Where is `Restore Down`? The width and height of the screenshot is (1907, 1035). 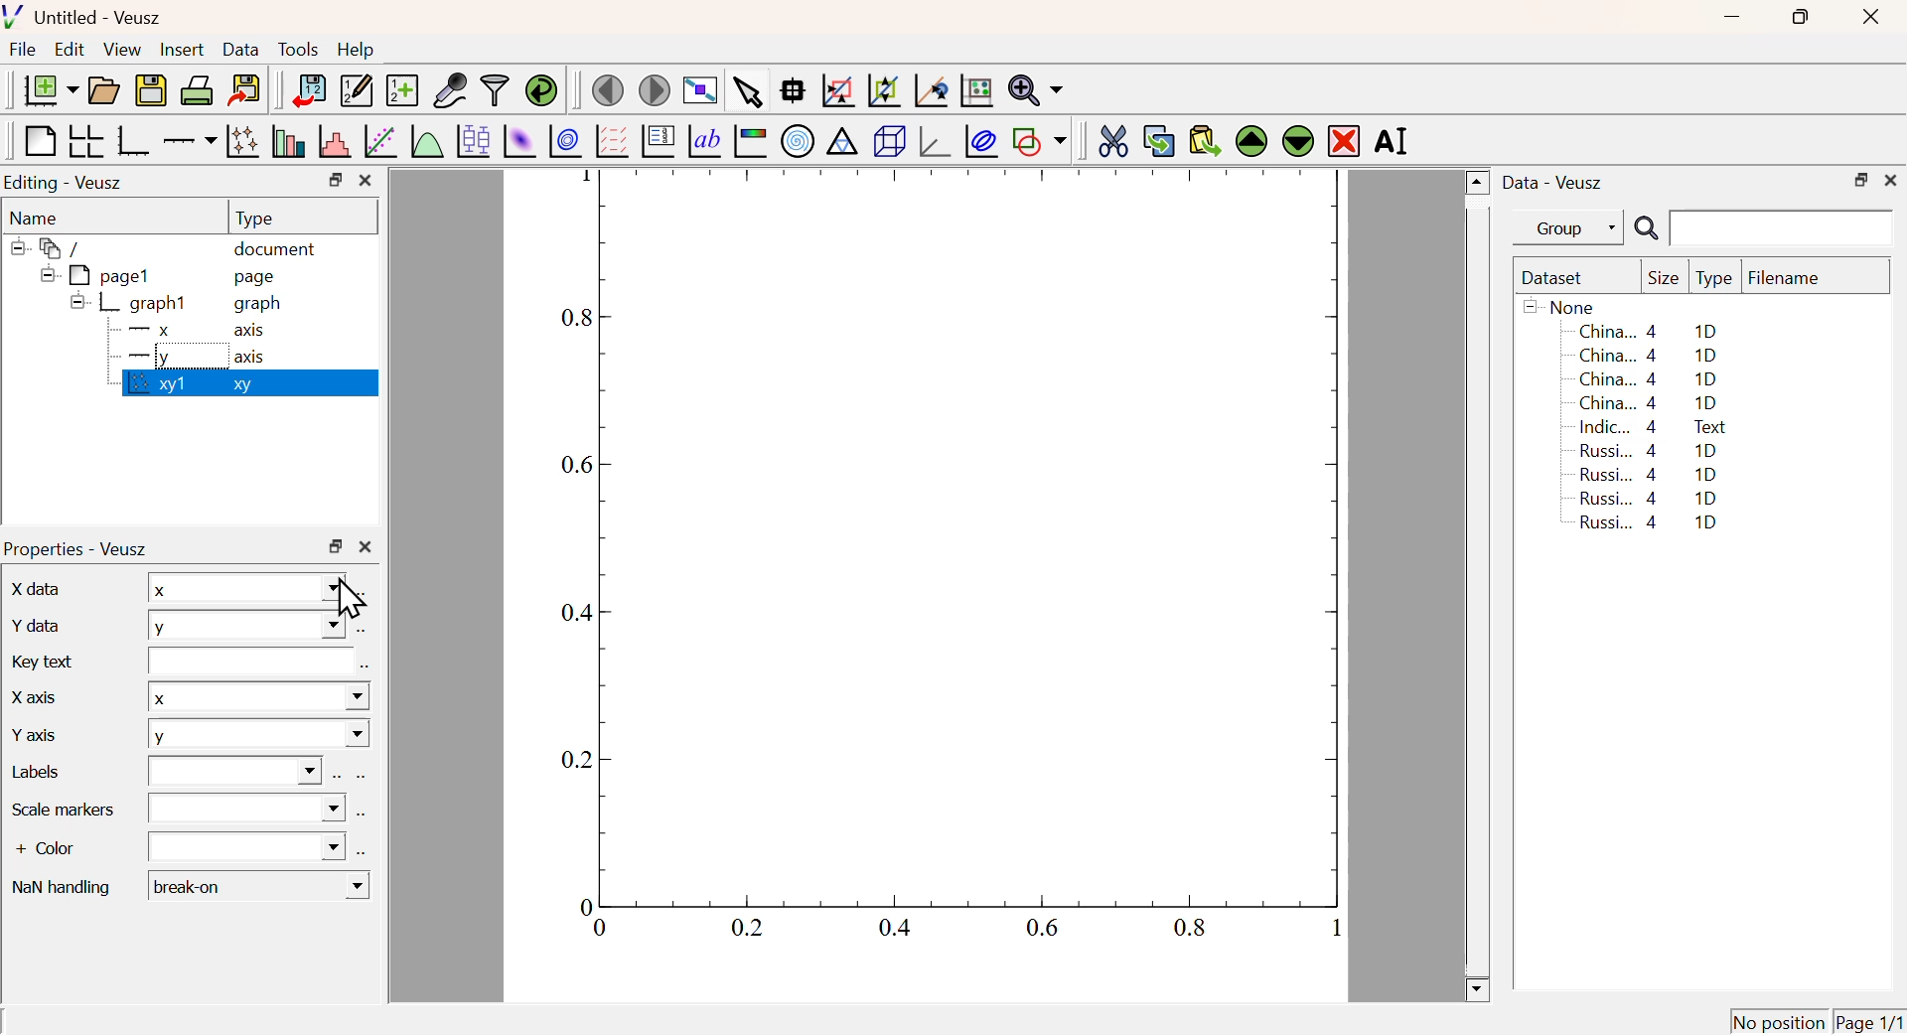
Restore Down is located at coordinates (336, 546).